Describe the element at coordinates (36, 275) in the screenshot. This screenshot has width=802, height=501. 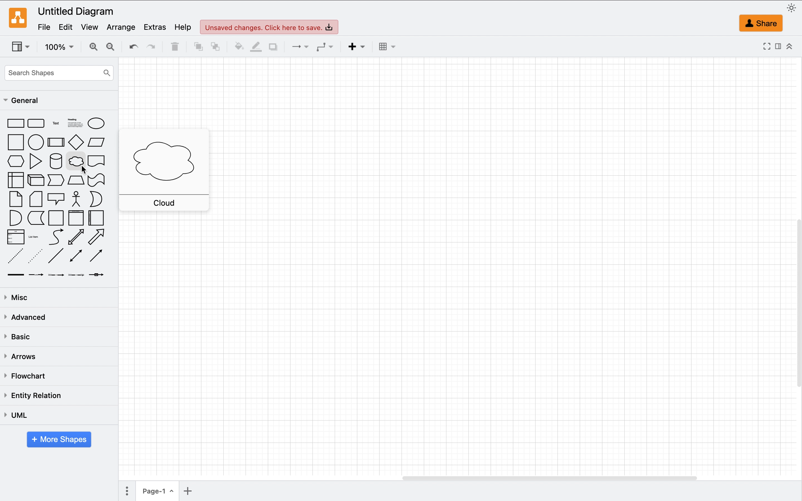
I see `connector with one lable` at that location.